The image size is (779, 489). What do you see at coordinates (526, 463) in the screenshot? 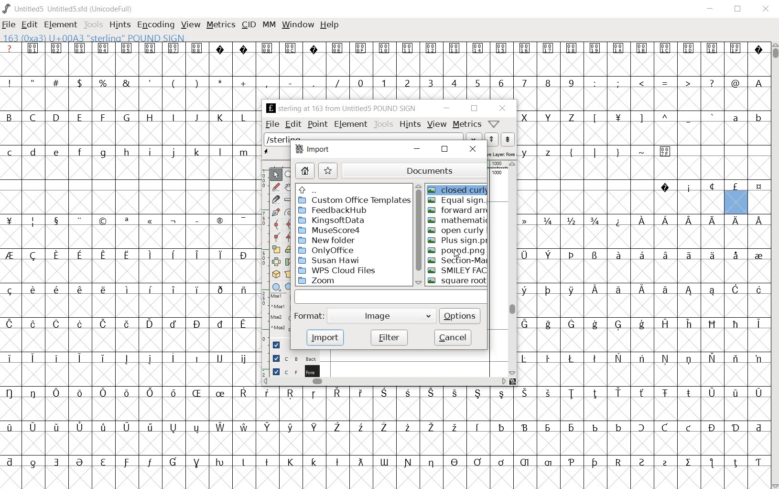
I see `Symbol` at bounding box center [526, 463].